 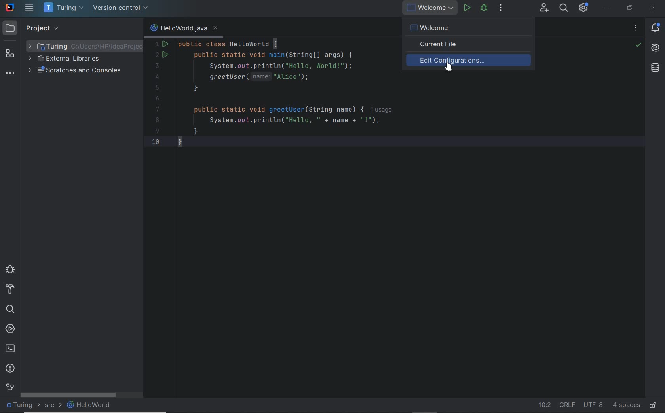 I want to click on version control, so click(x=10, y=387).